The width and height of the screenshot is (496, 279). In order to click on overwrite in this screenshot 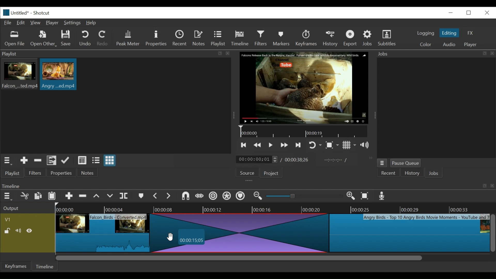, I will do `click(111, 196)`.